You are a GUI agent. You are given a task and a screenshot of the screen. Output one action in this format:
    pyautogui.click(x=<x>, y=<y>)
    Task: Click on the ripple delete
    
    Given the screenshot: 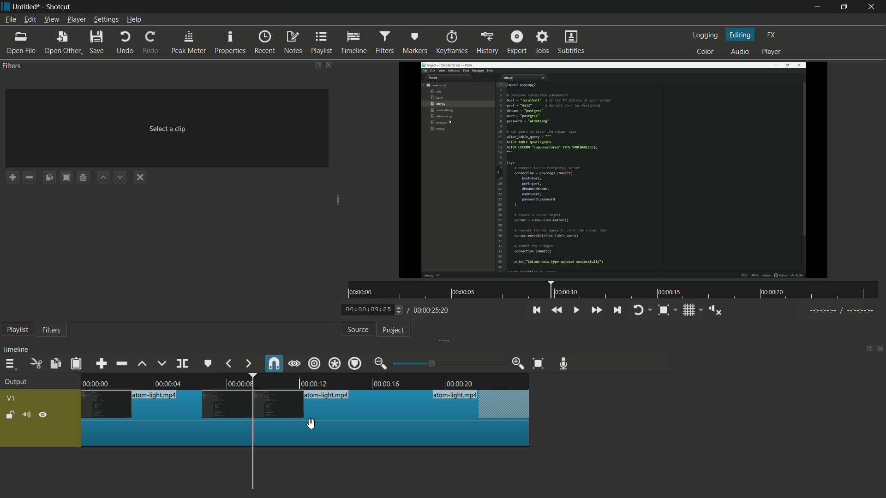 What is the action you would take?
    pyautogui.click(x=121, y=363)
    